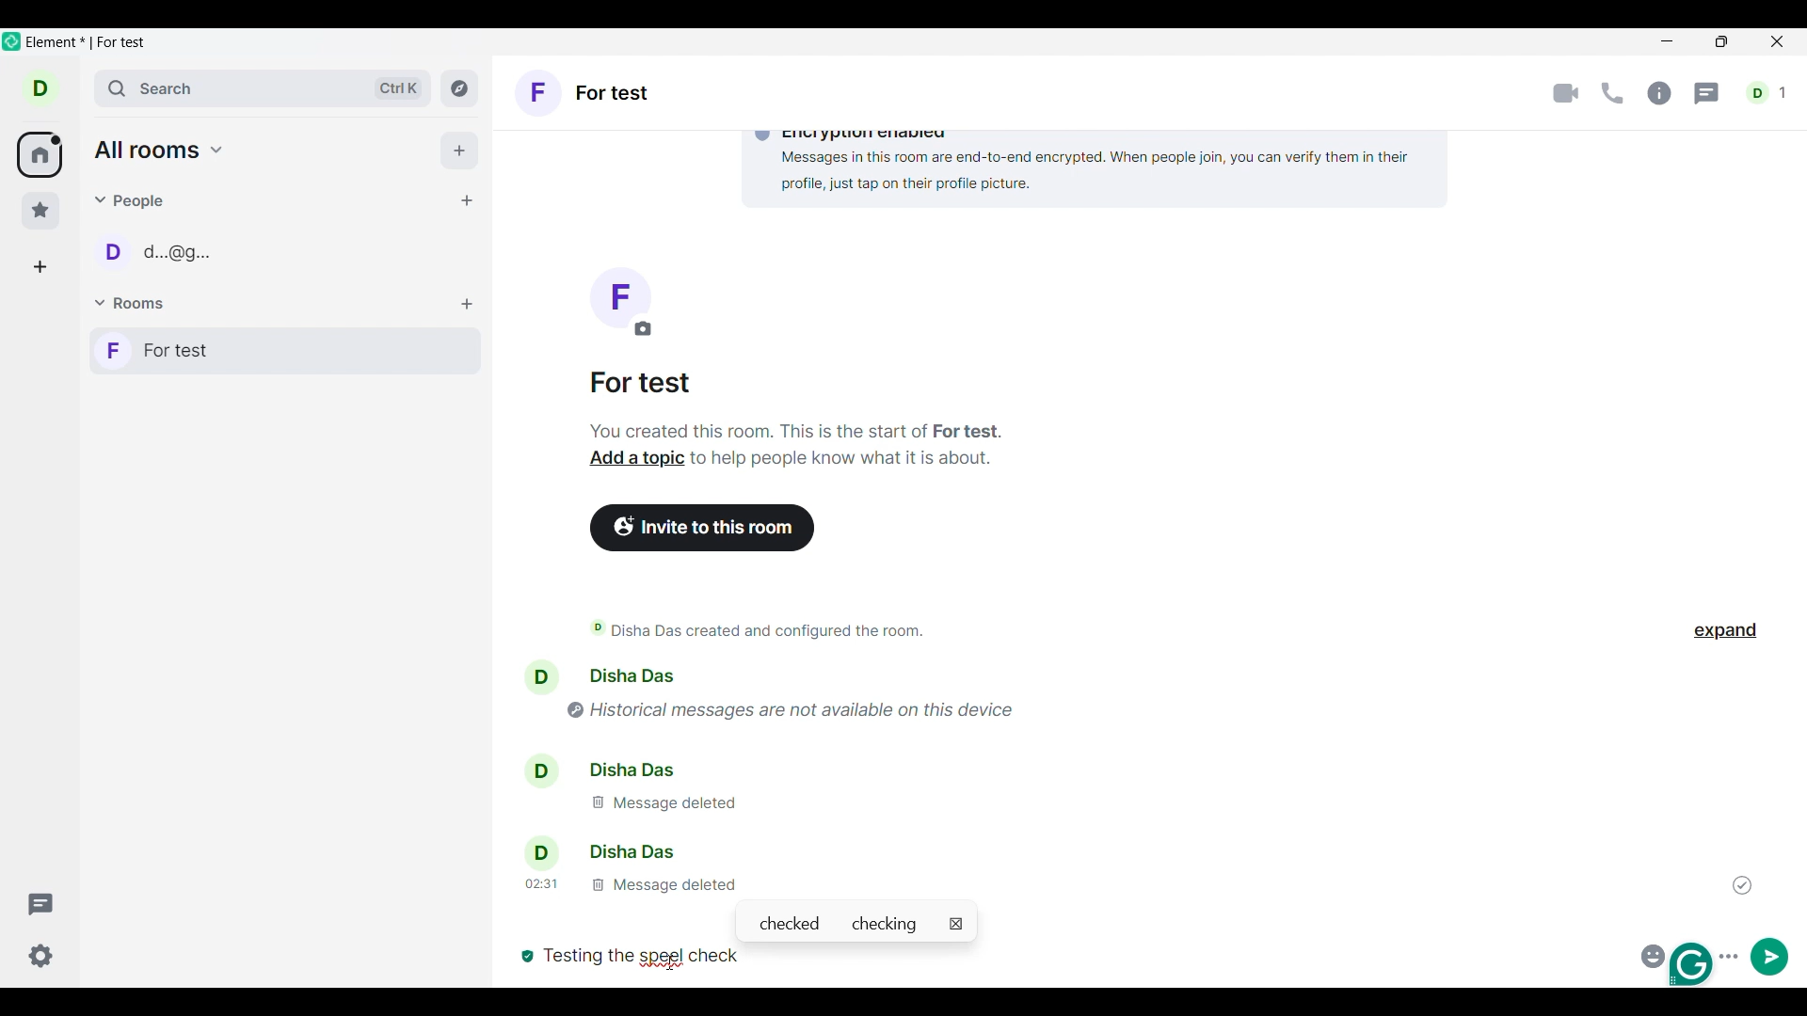 Image resolution: width=1807 pixels, height=1016 pixels. What do you see at coordinates (40, 87) in the screenshot?
I see `d` at bounding box center [40, 87].